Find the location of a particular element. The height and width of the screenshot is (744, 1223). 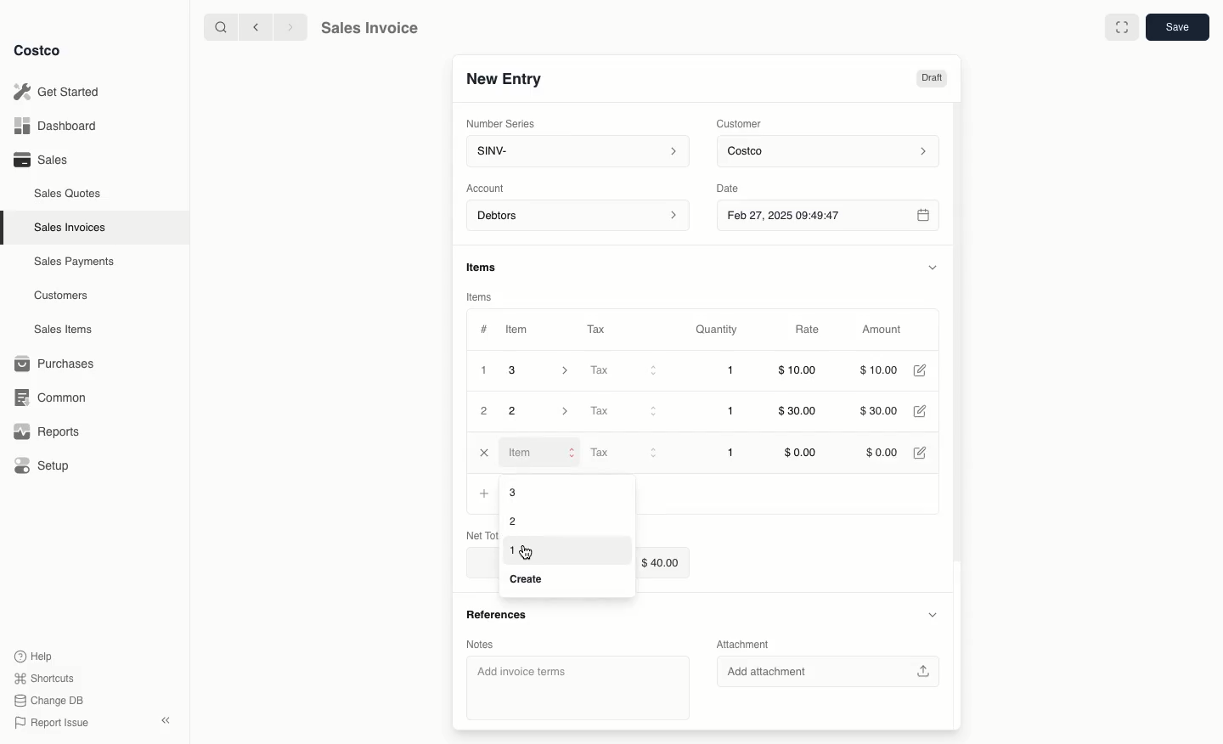

Full width toggle is located at coordinates (1121, 27).